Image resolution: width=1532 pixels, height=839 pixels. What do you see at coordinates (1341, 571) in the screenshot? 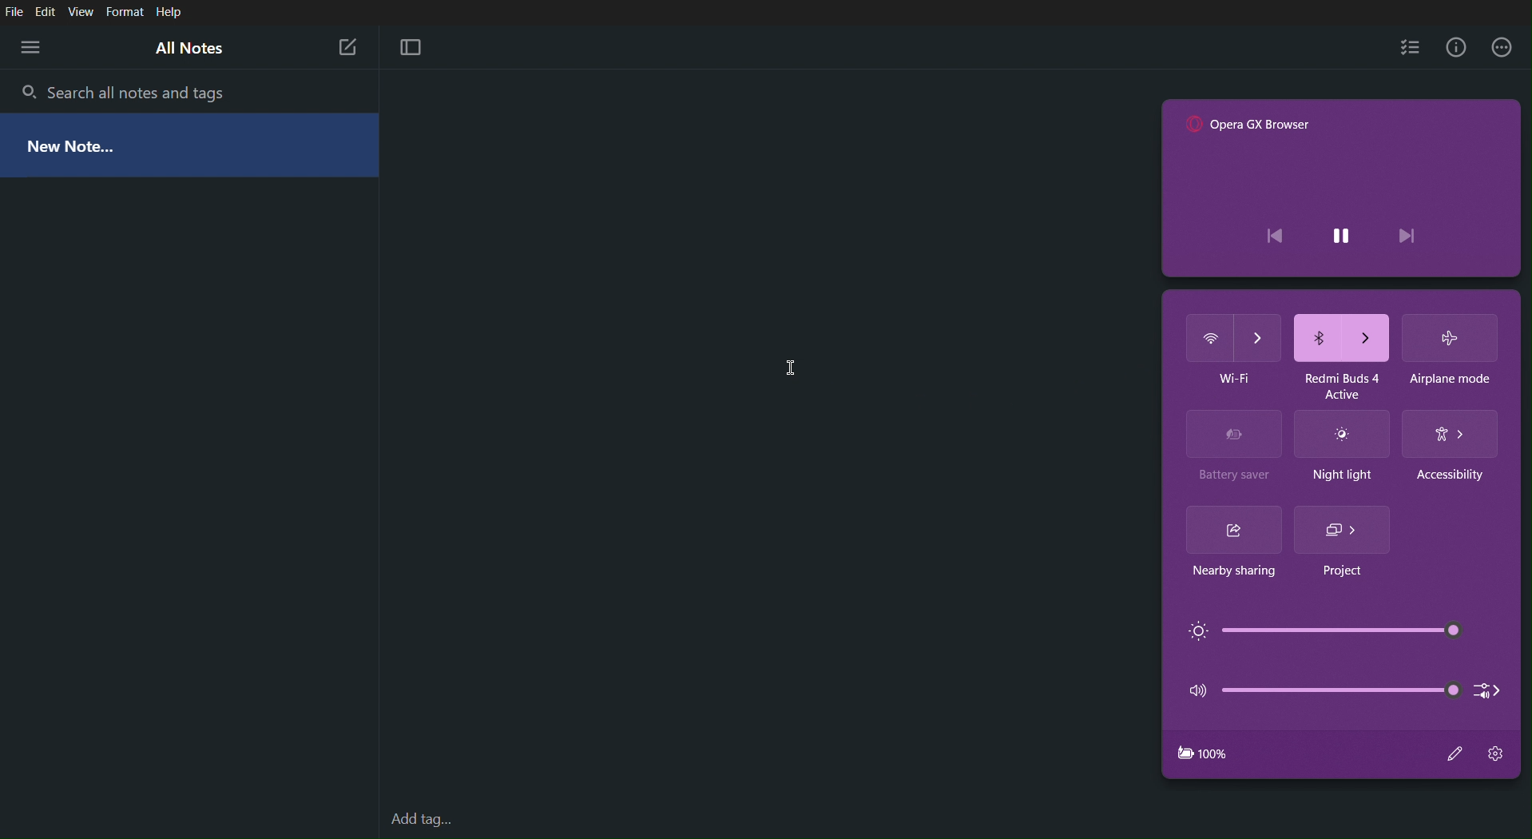
I see `Project` at bounding box center [1341, 571].